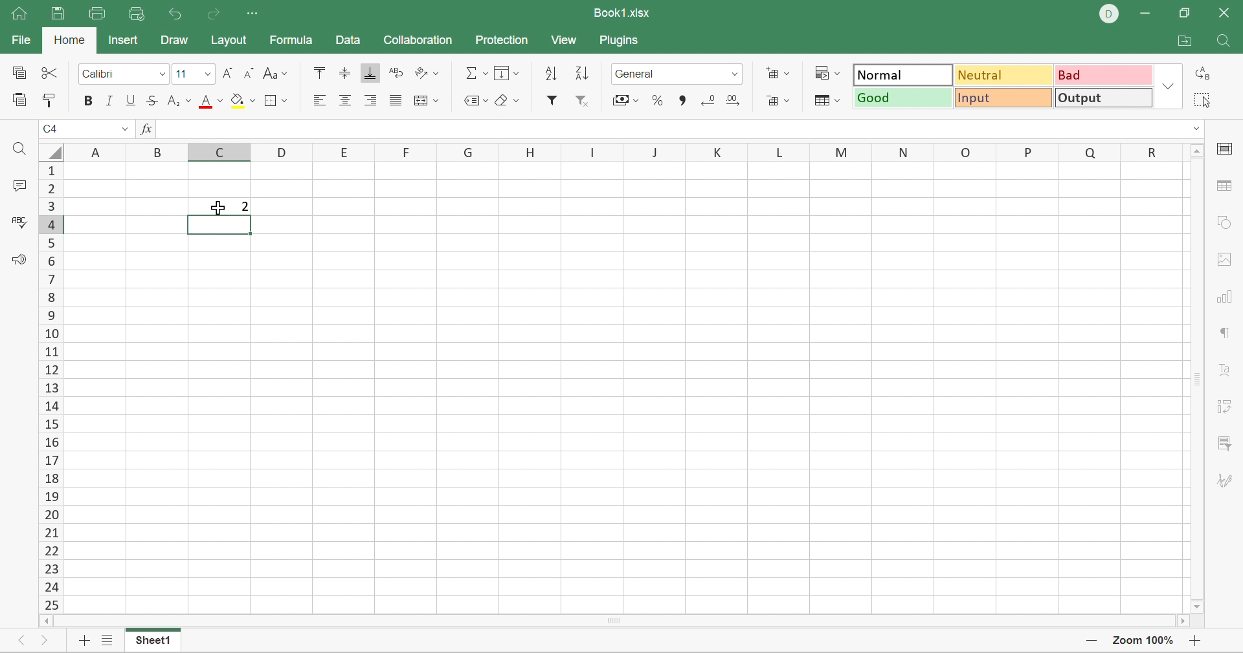 The image size is (1243, 653). What do you see at coordinates (1223, 406) in the screenshot?
I see `pivot table settings` at bounding box center [1223, 406].